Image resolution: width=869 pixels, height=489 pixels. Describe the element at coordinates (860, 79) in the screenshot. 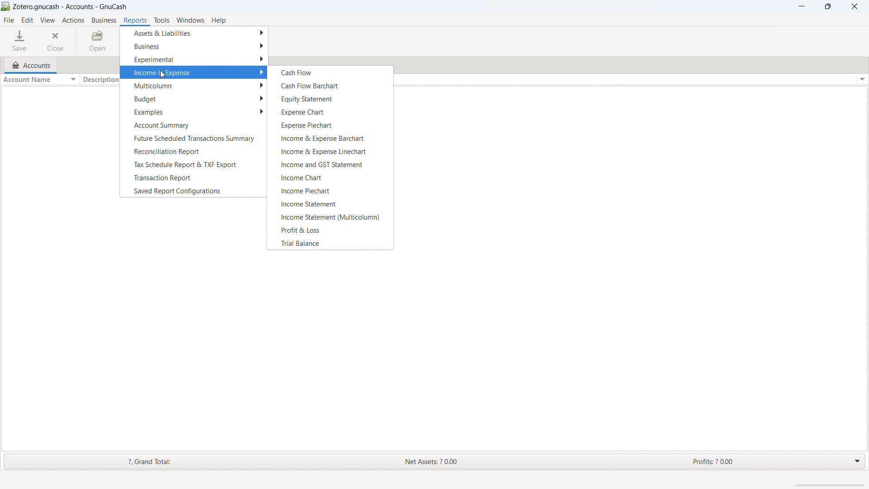

I see `options` at that location.